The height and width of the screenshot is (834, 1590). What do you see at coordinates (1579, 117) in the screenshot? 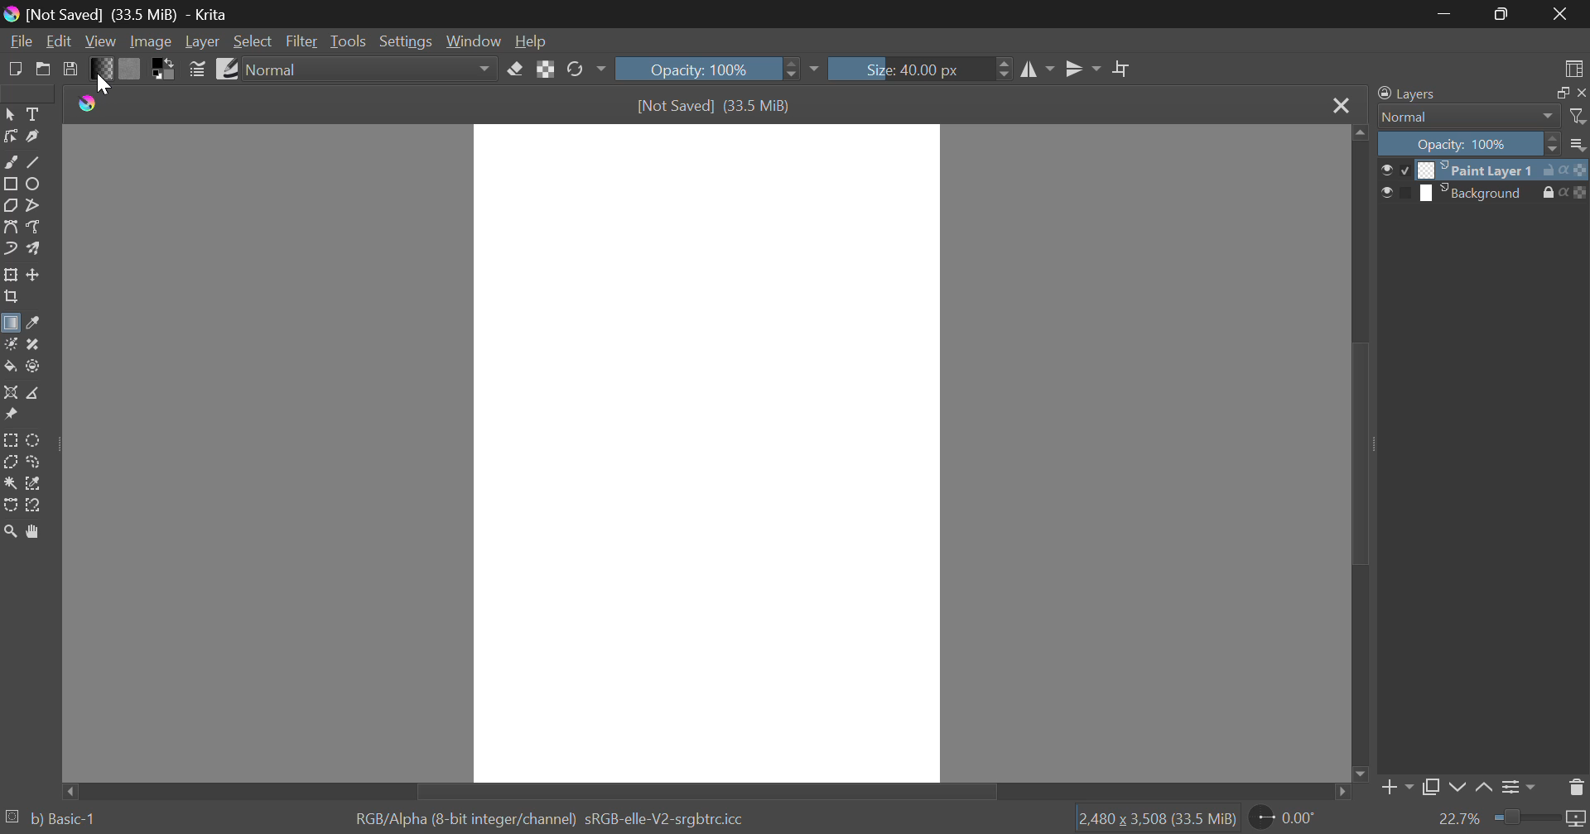
I see `filter` at bounding box center [1579, 117].